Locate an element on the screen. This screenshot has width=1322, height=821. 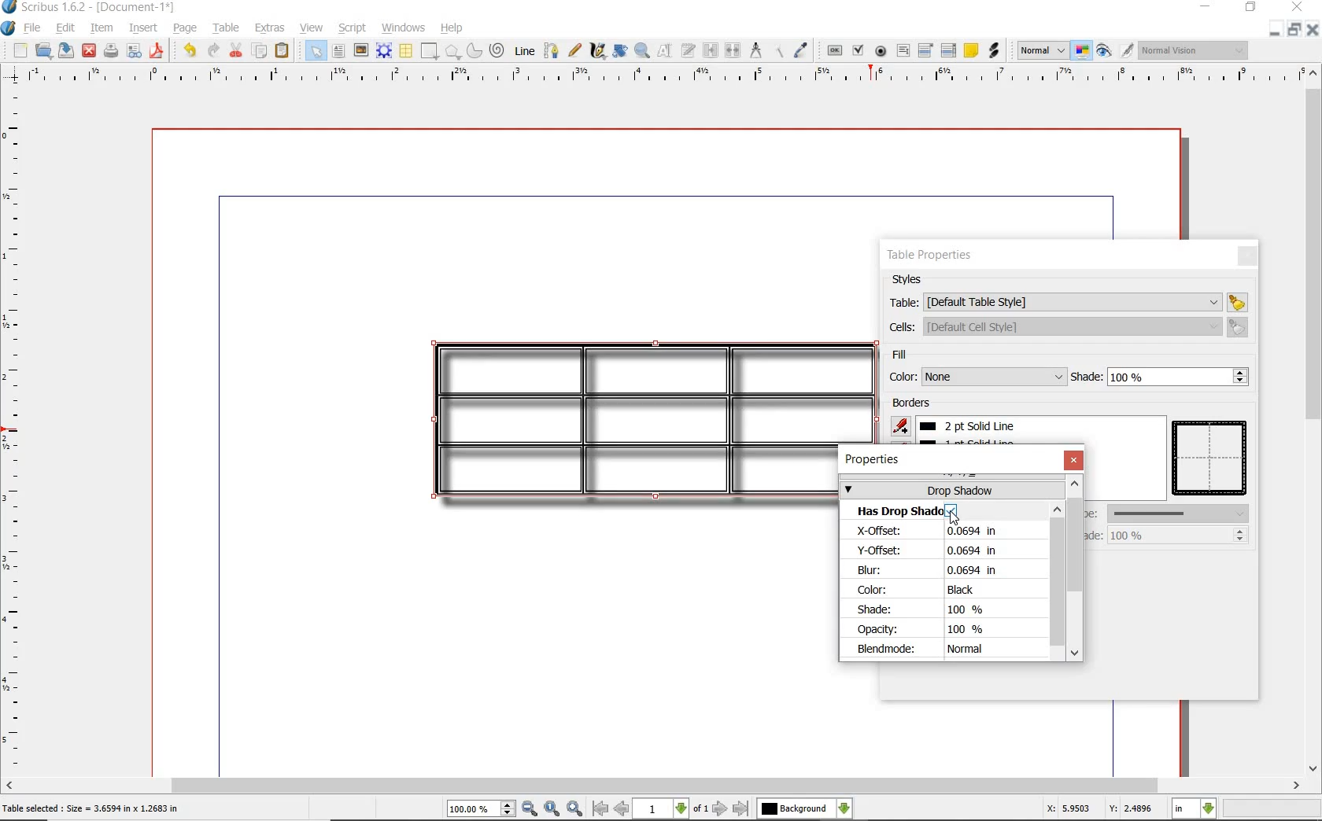
redo is located at coordinates (212, 51).